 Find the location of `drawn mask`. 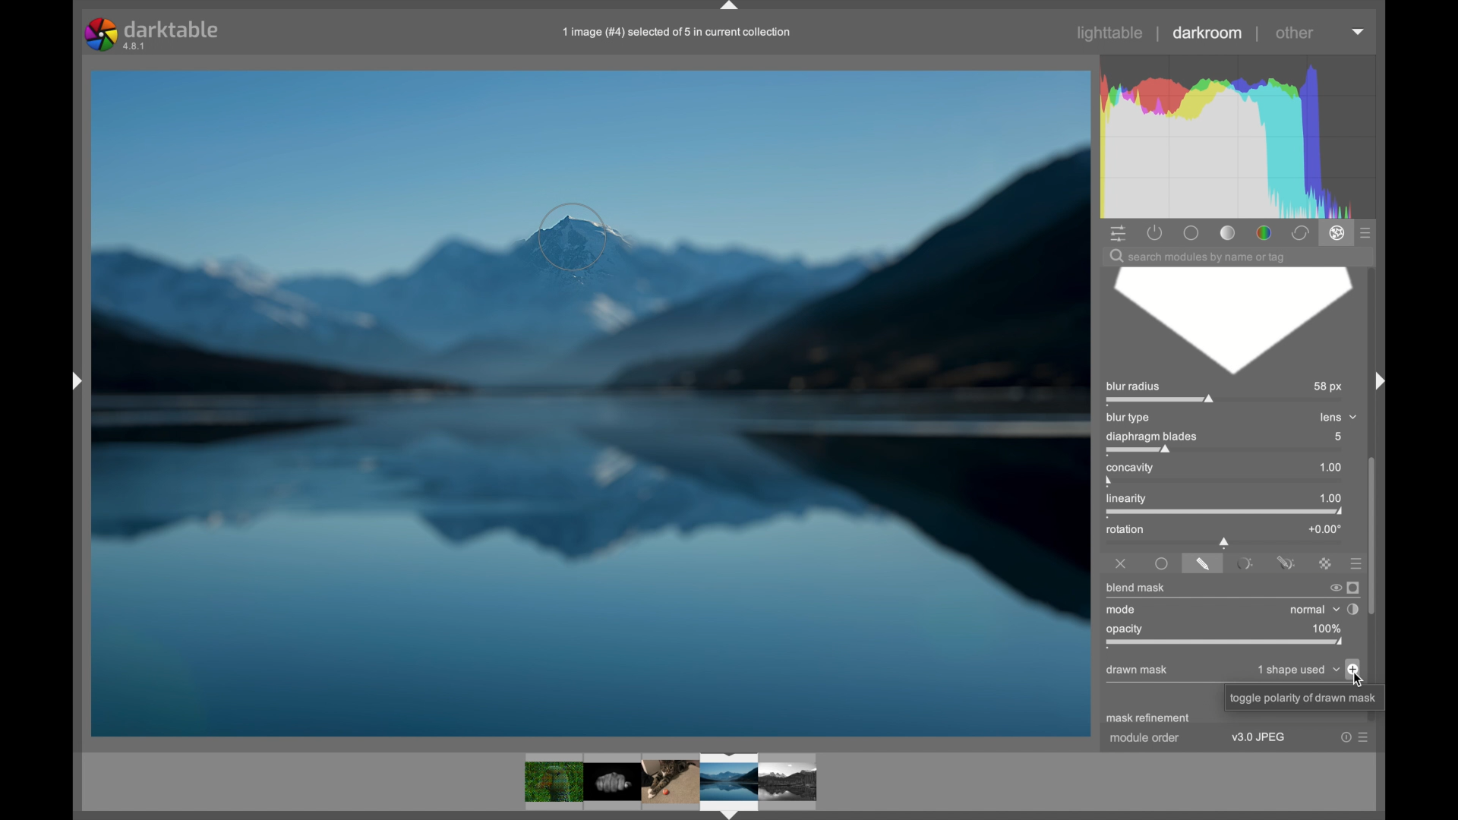

drawn mask is located at coordinates (1138, 670).